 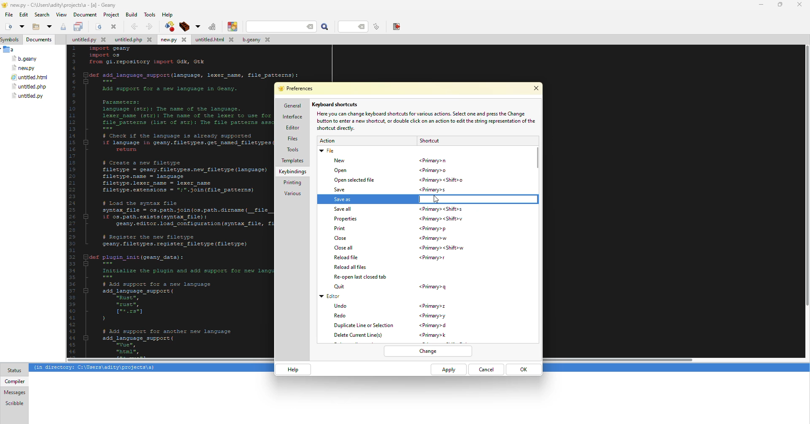 What do you see at coordinates (376, 27) in the screenshot?
I see `line number` at bounding box center [376, 27].